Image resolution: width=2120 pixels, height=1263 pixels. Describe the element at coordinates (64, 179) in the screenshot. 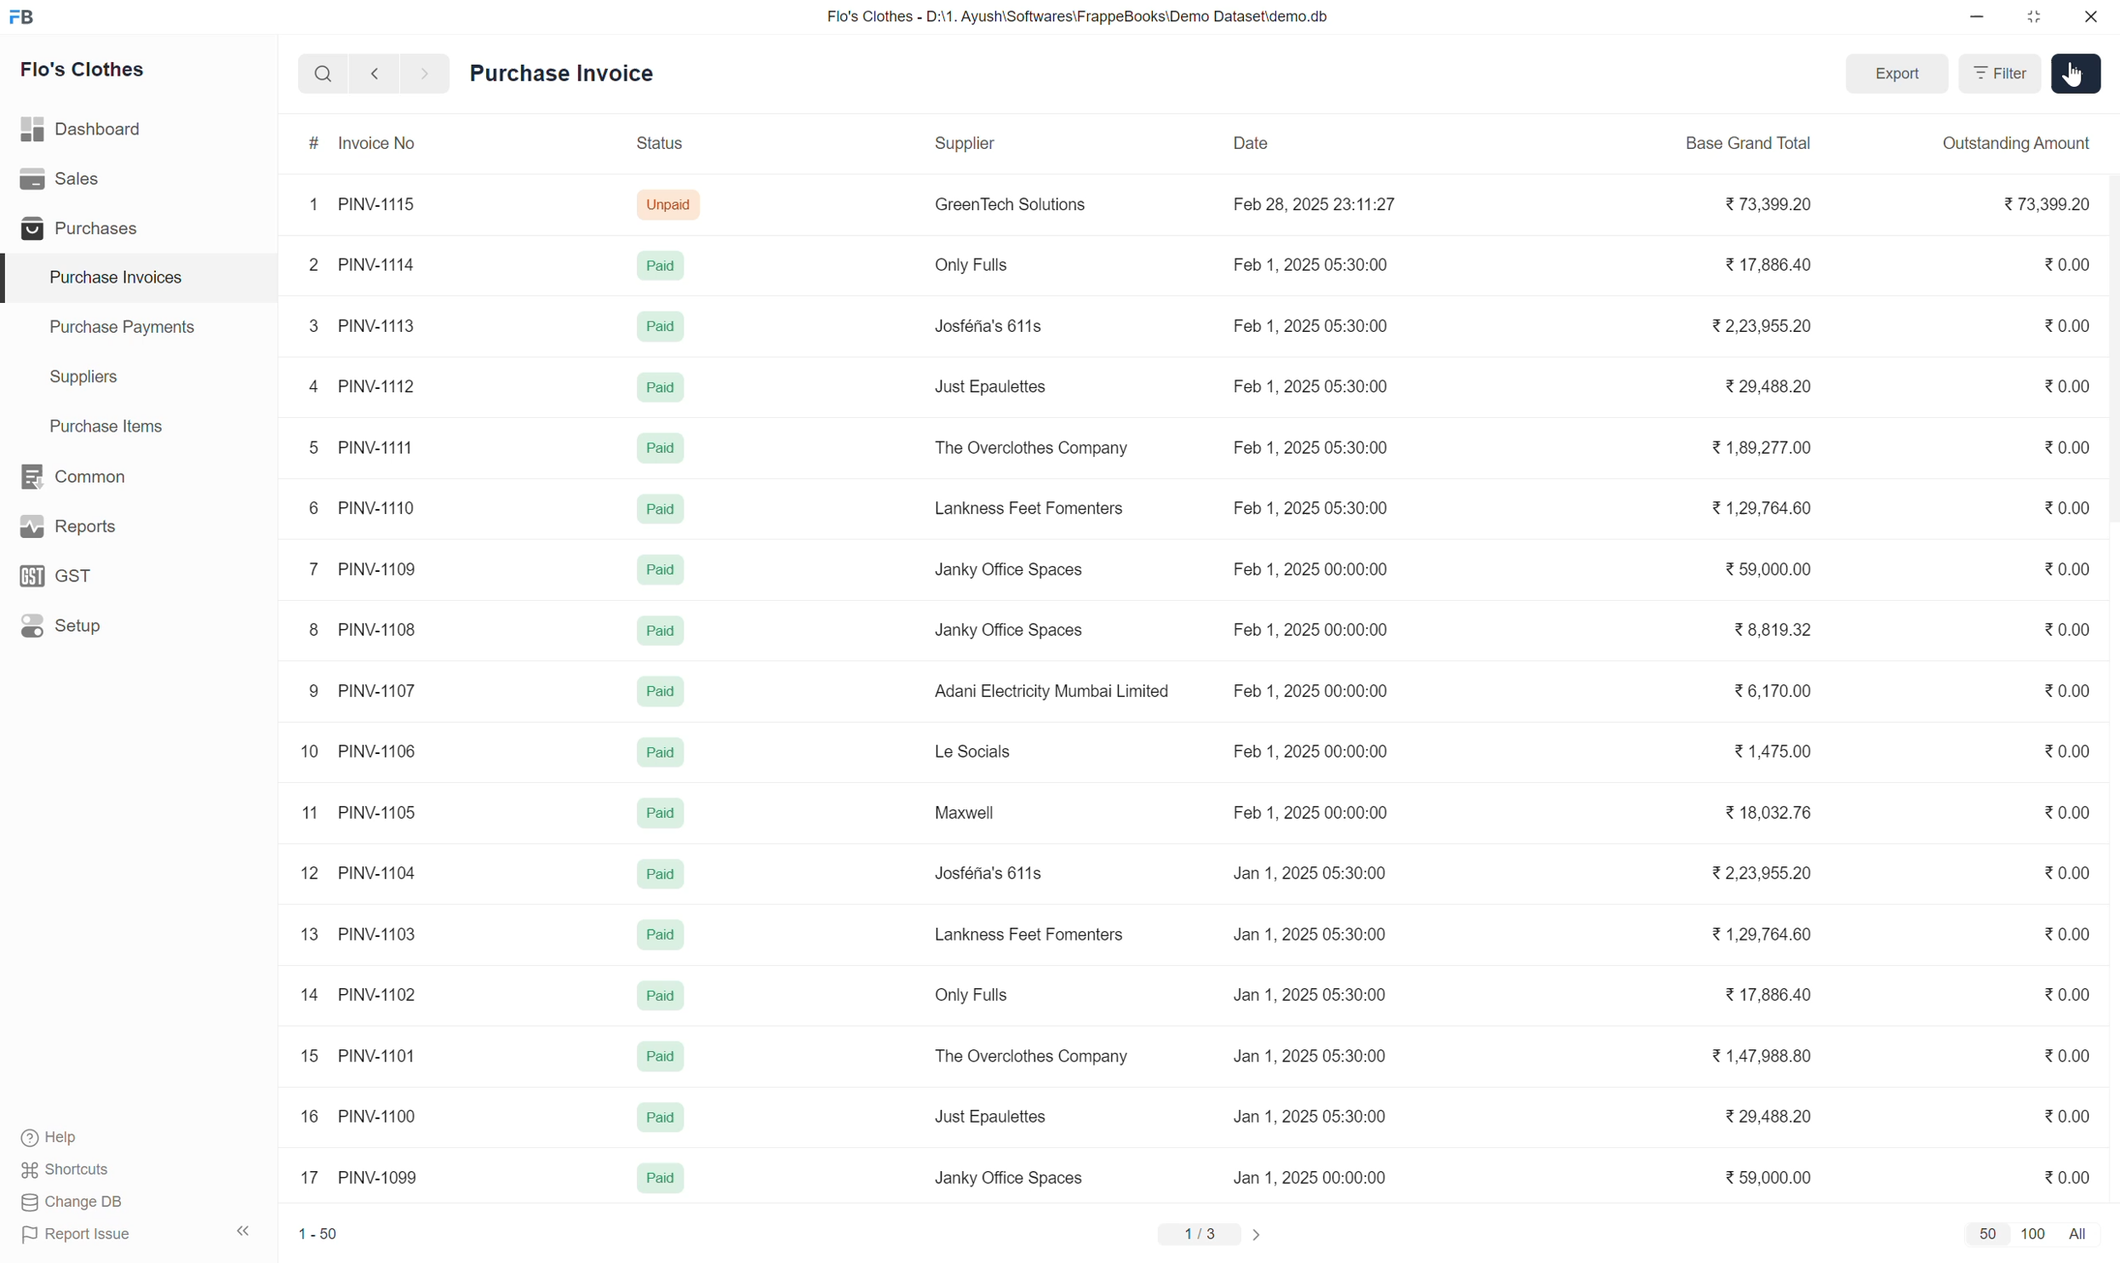

I see `Sales` at that location.